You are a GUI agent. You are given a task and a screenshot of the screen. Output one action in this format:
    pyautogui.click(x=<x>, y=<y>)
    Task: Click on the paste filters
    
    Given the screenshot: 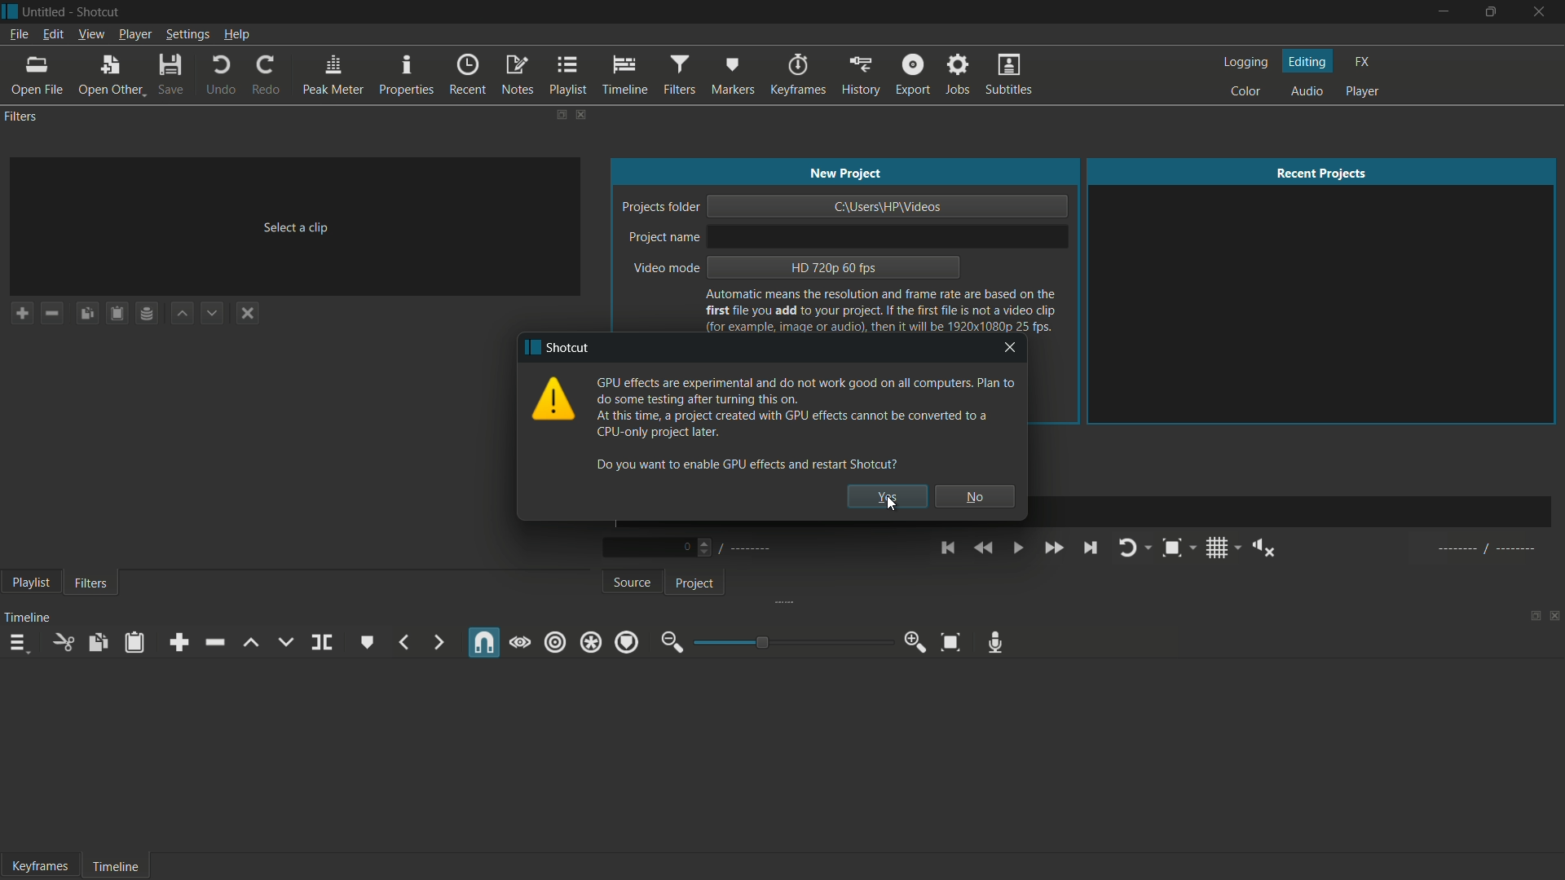 What is the action you would take?
    pyautogui.click(x=118, y=313)
    